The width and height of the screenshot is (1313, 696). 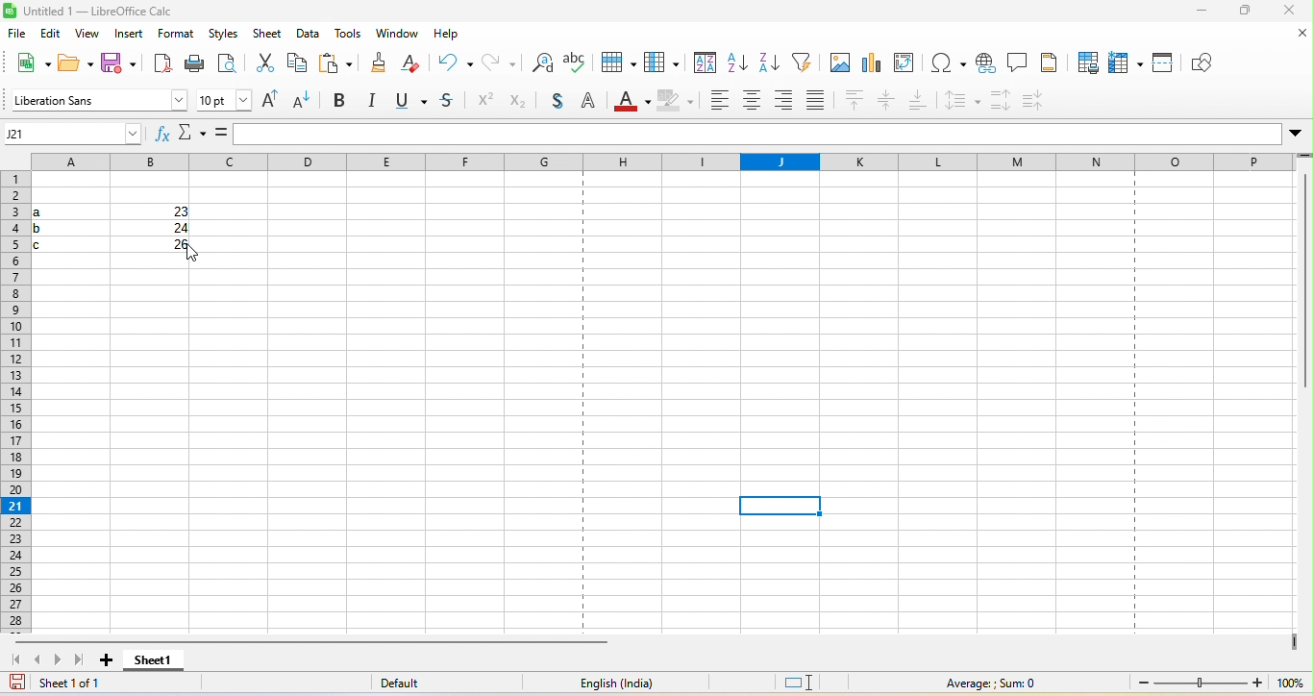 I want to click on sheet 1, so click(x=155, y=663).